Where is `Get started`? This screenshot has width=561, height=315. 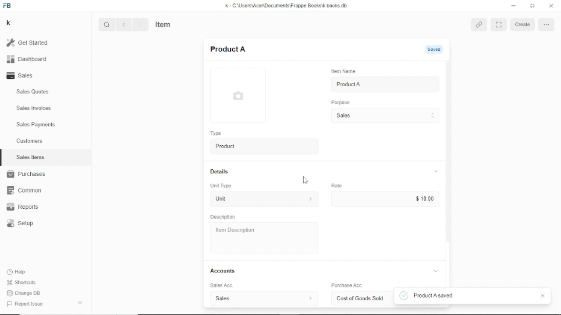
Get started is located at coordinates (31, 42).